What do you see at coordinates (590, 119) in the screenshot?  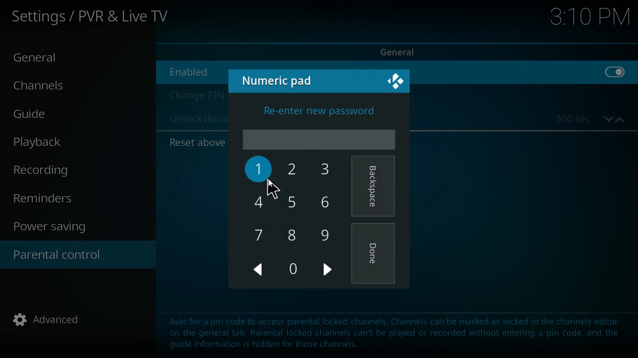 I see `time` at bounding box center [590, 119].